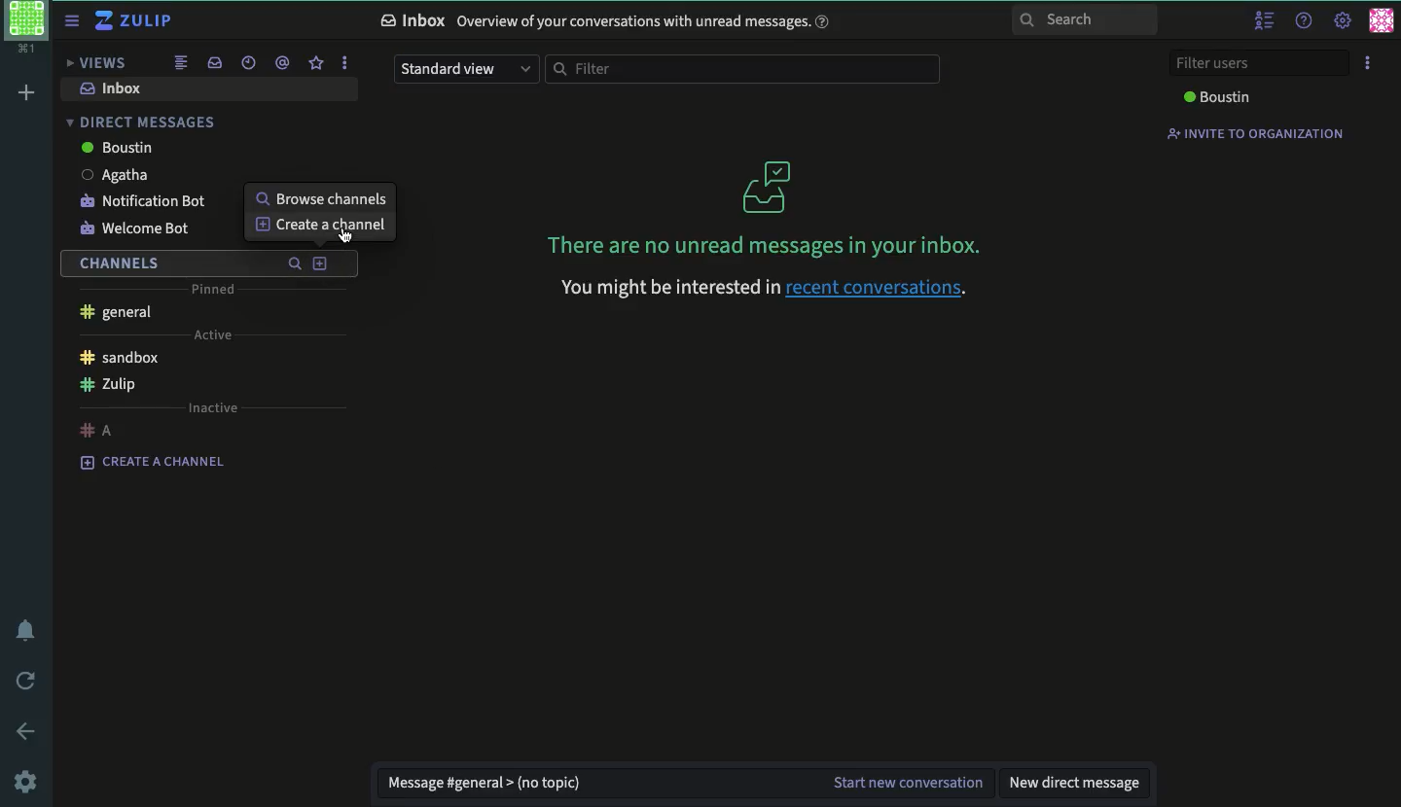 The height and width of the screenshot is (807, 1401). Describe the element at coordinates (1217, 97) in the screenshot. I see `boustin` at that location.